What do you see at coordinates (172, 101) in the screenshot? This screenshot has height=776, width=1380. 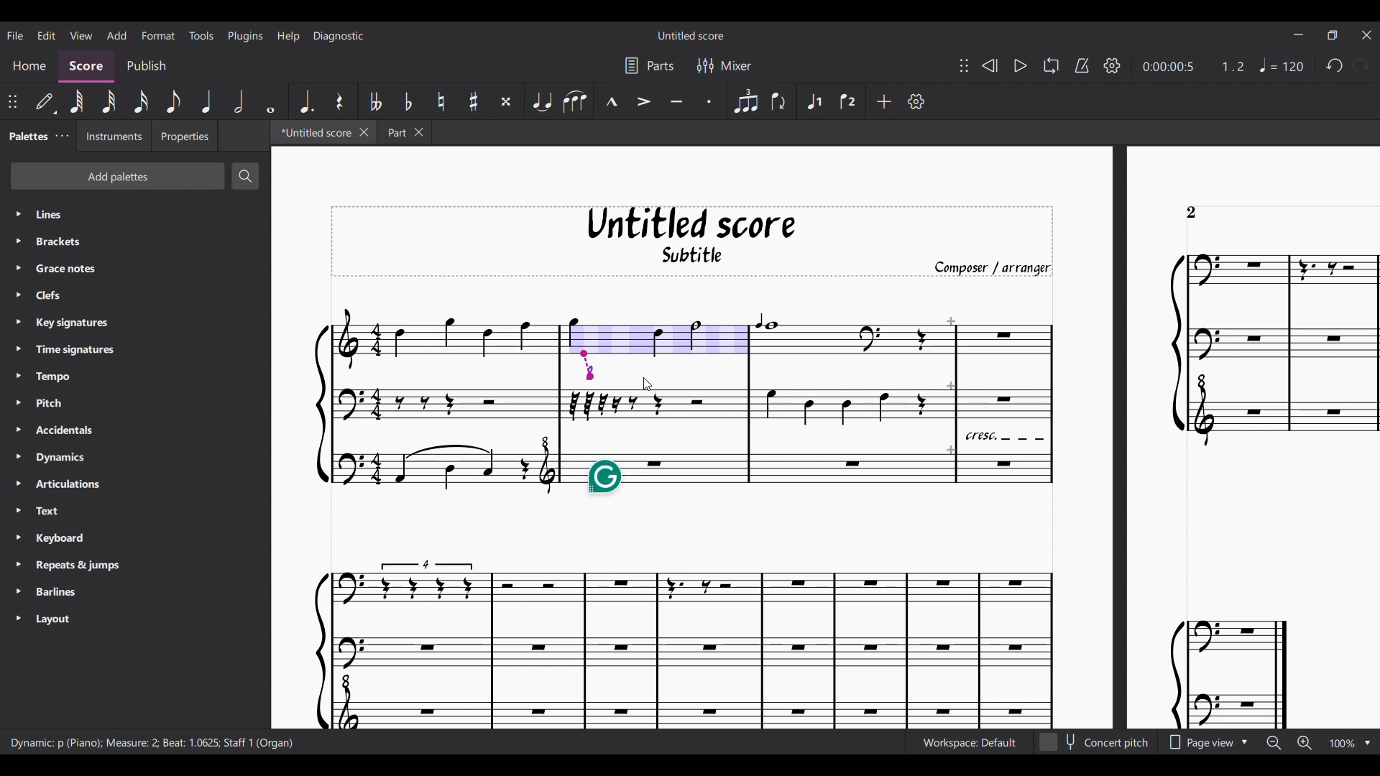 I see `8th note` at bounding box center [172, 101].